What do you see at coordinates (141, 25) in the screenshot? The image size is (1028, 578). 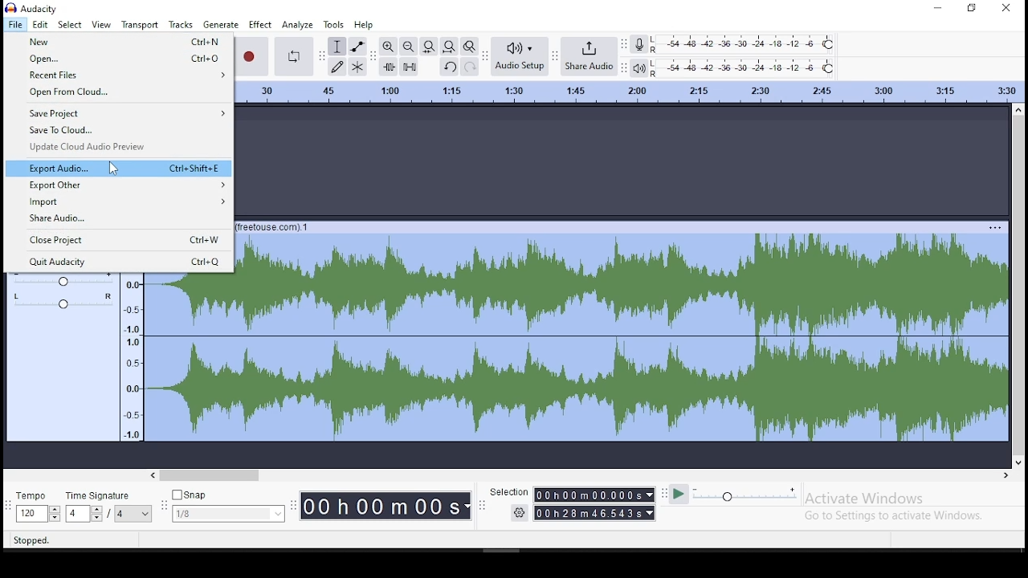 I see `transport` at bounding box center [141, 25].